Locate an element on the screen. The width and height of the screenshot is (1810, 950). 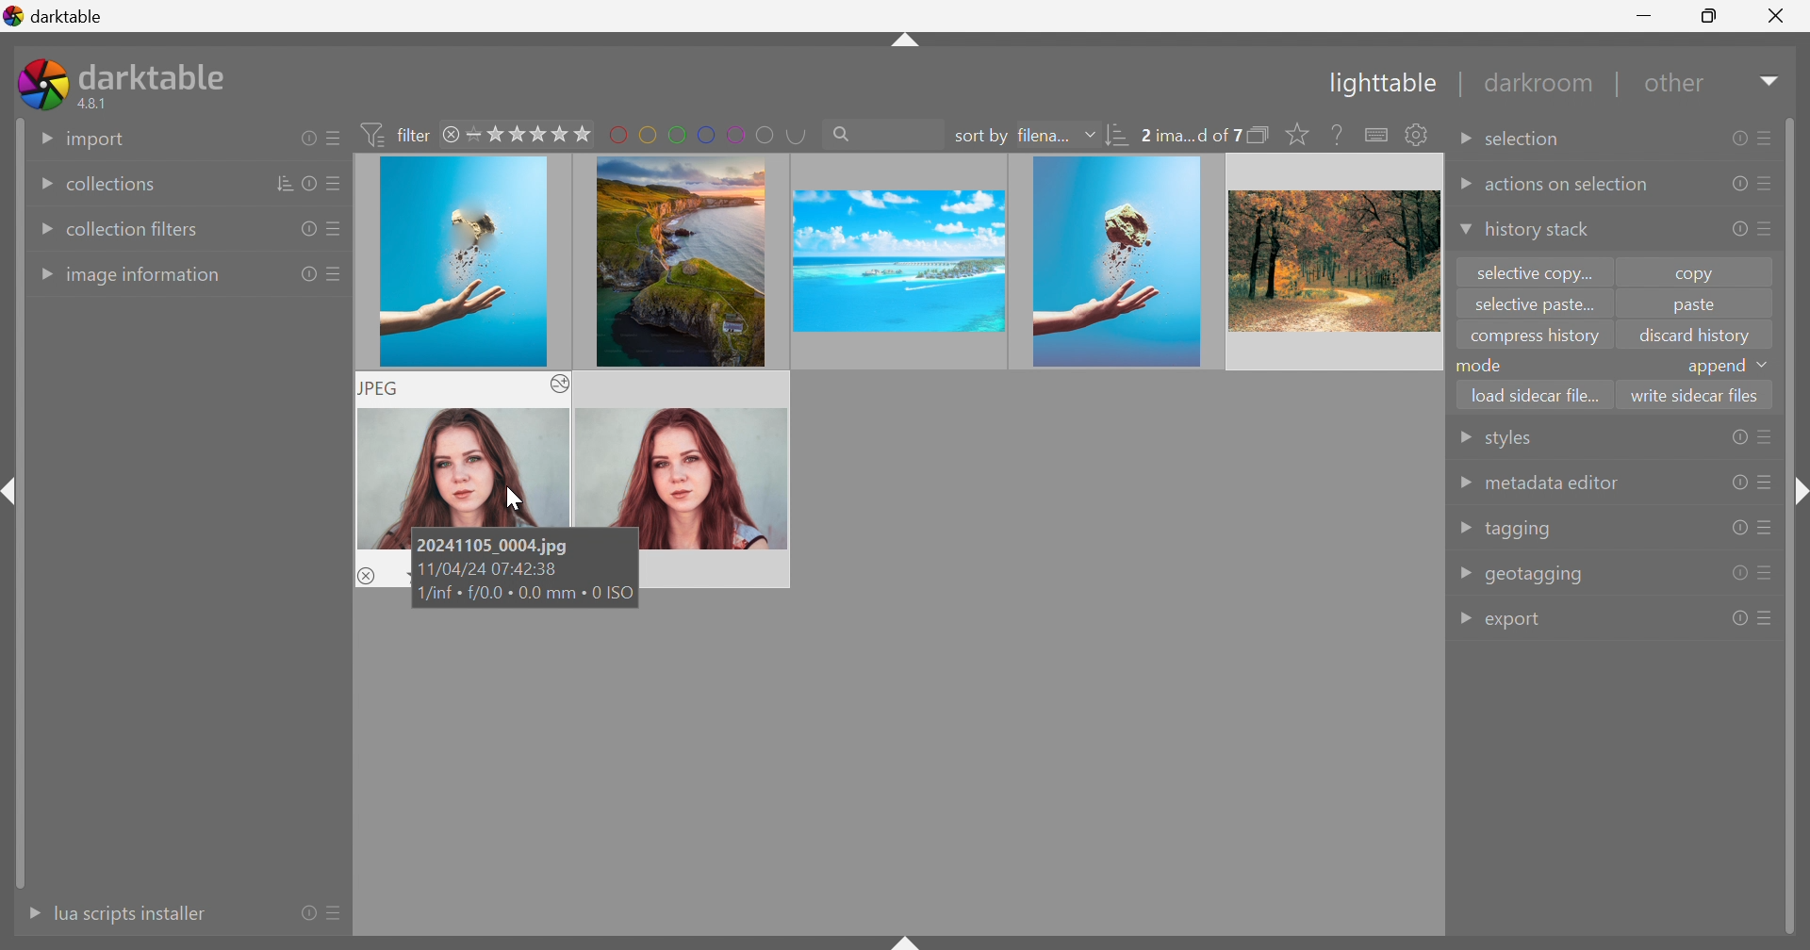
mode is located at coordinates (1484, 365).